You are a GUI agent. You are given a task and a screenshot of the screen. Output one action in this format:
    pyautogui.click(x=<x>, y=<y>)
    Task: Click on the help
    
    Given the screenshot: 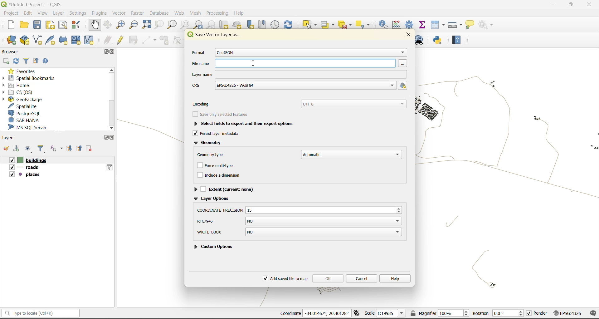 What is the action you would take?
    pyautogui.click(x=395, y=278)
    